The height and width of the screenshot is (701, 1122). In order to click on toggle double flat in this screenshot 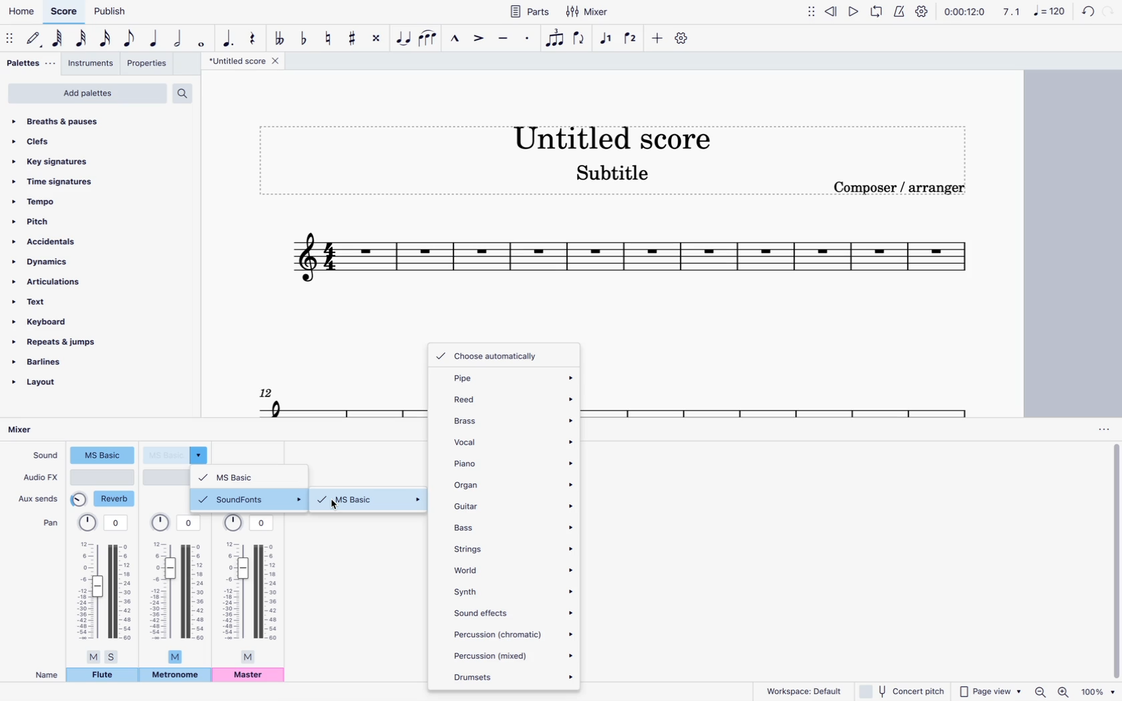, I will do `click(278, 37)`.